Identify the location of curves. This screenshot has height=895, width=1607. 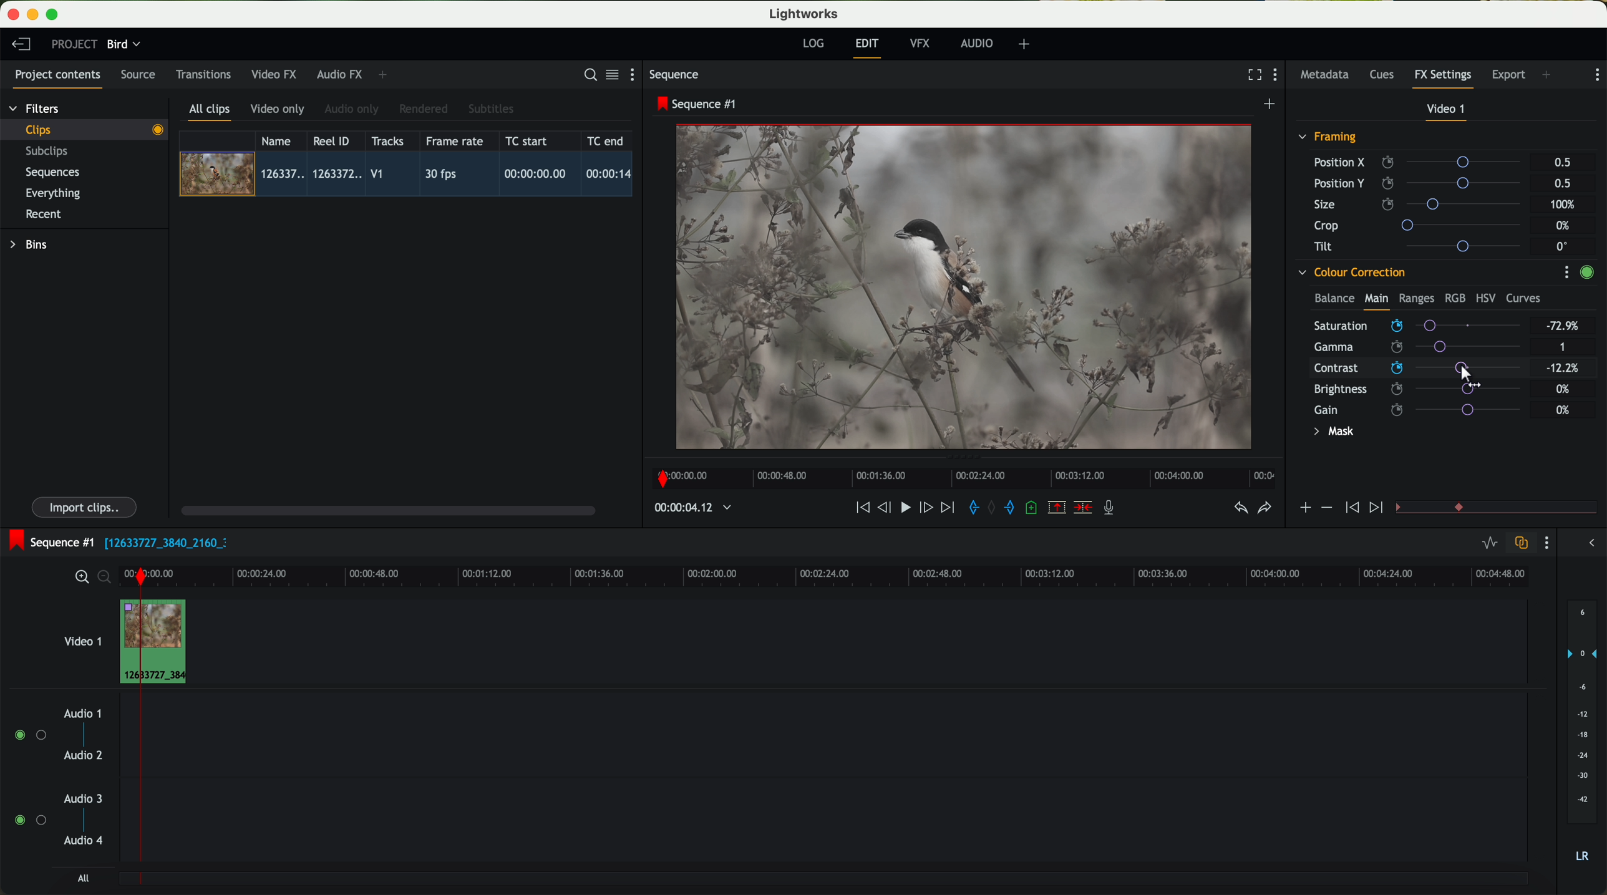
(1523, 299).